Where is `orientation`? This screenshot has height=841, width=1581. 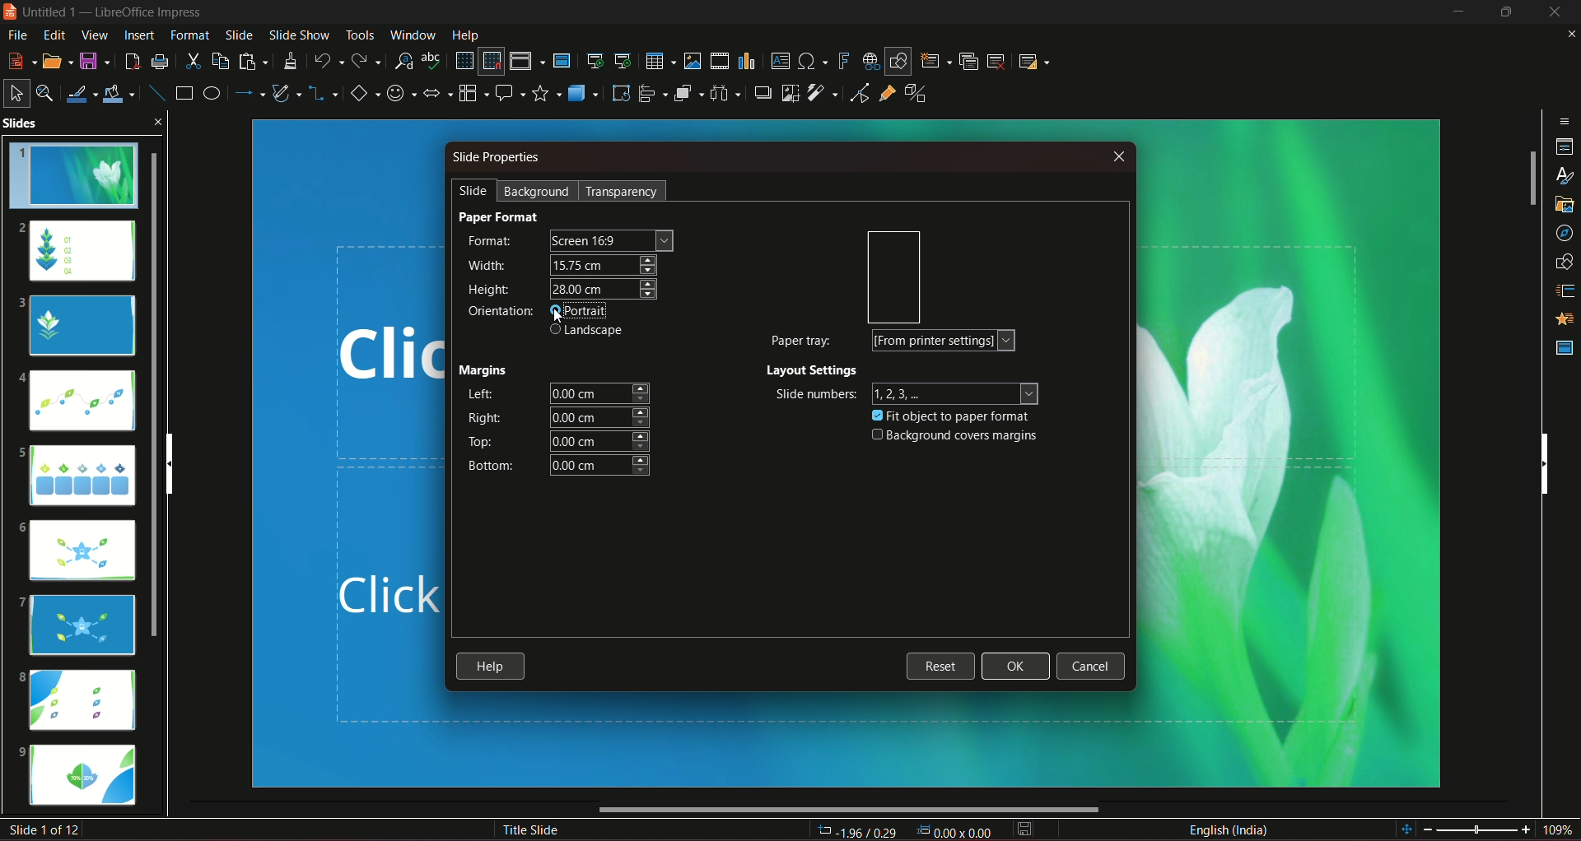
orientation is located at coordinates (891, 277).